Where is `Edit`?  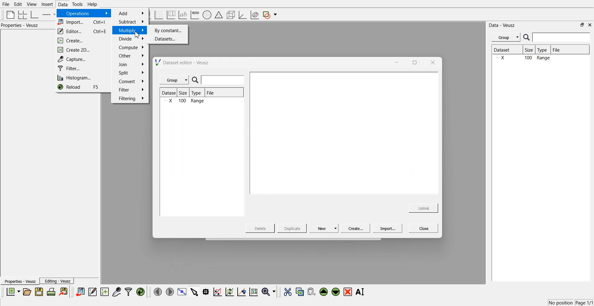 Edit is located at coordinates (18, 4).